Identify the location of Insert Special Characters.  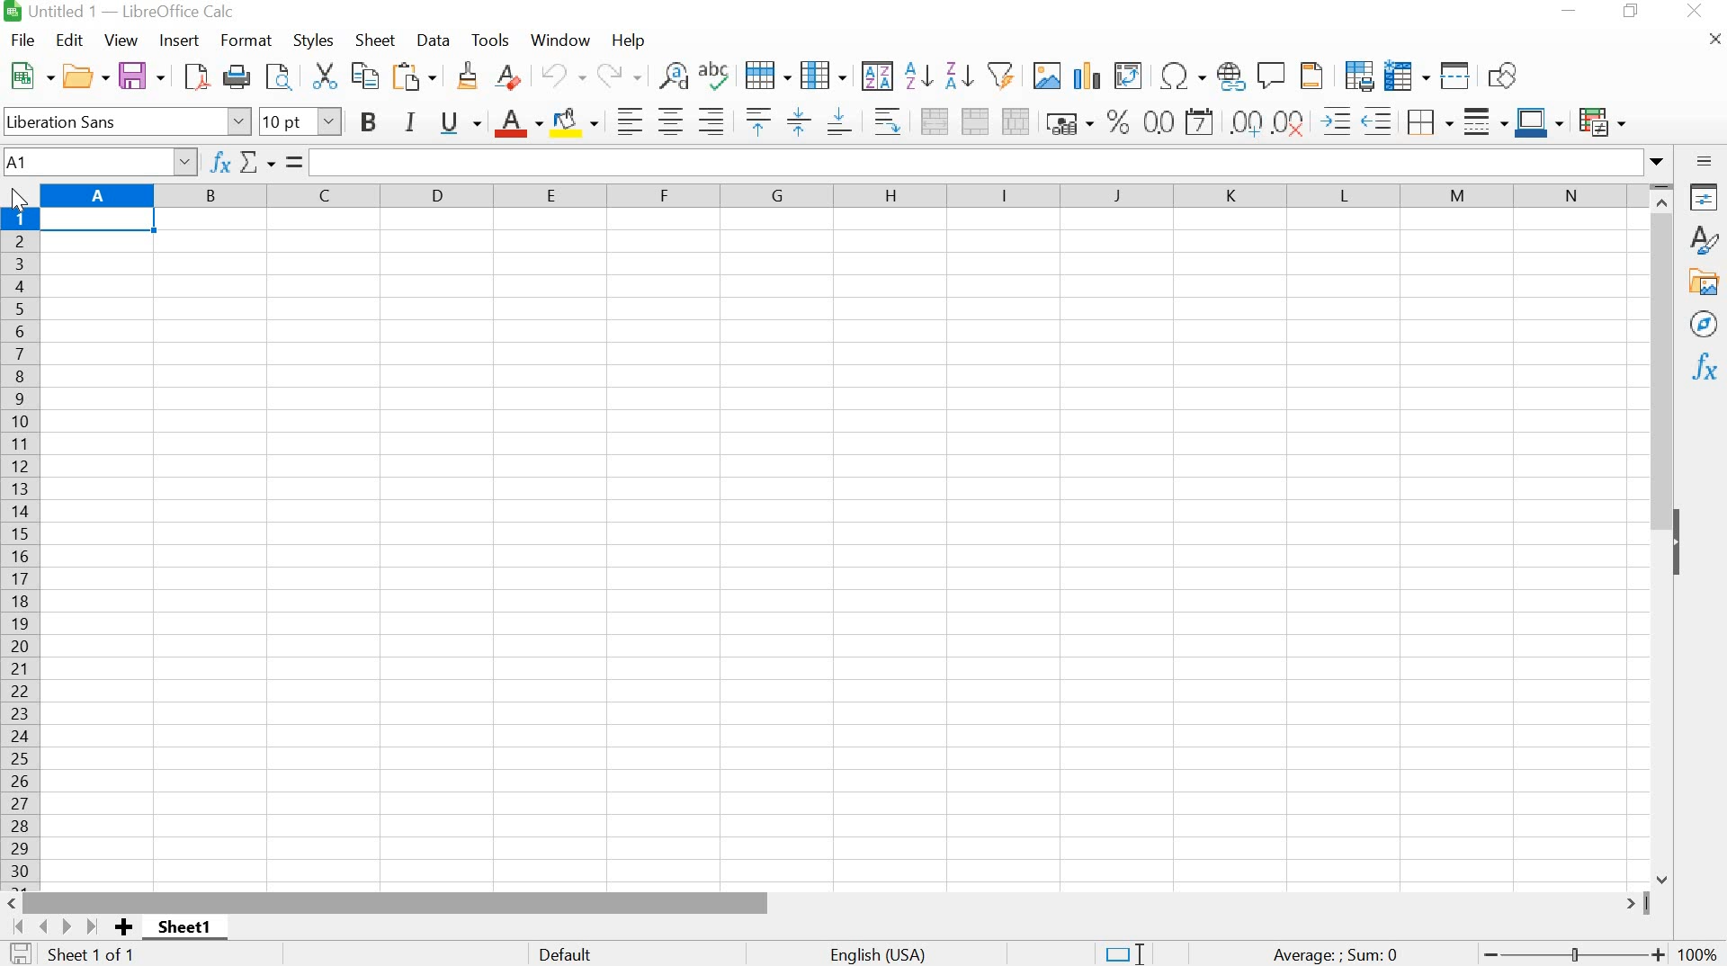
(1181, 73).